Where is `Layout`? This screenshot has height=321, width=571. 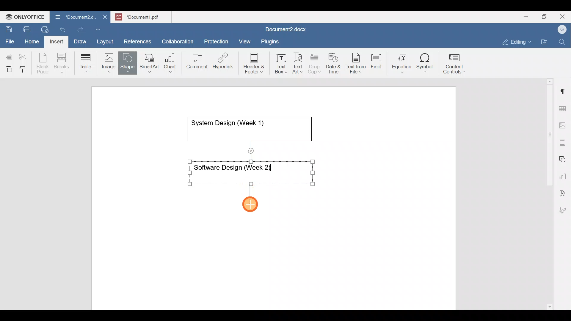
Layout is located at coordinates (106, 40).